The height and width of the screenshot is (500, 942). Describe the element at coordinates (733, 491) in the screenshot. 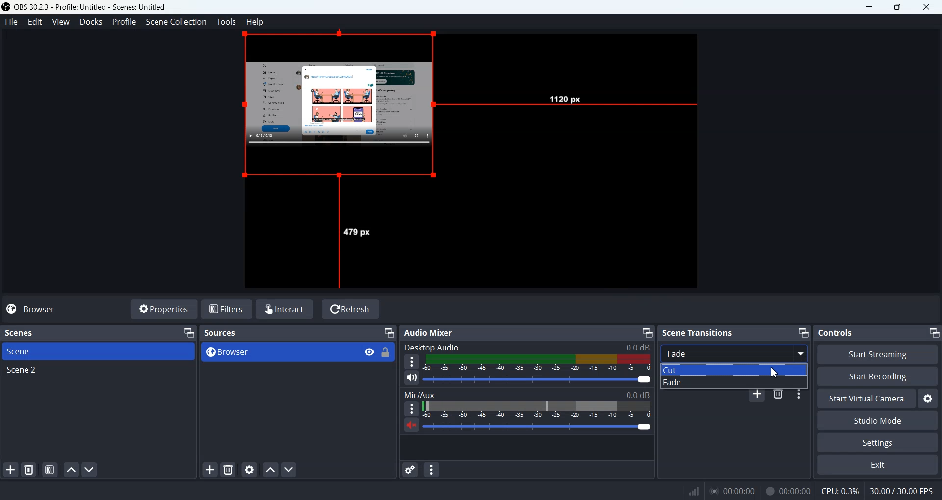

I see `` at that location.